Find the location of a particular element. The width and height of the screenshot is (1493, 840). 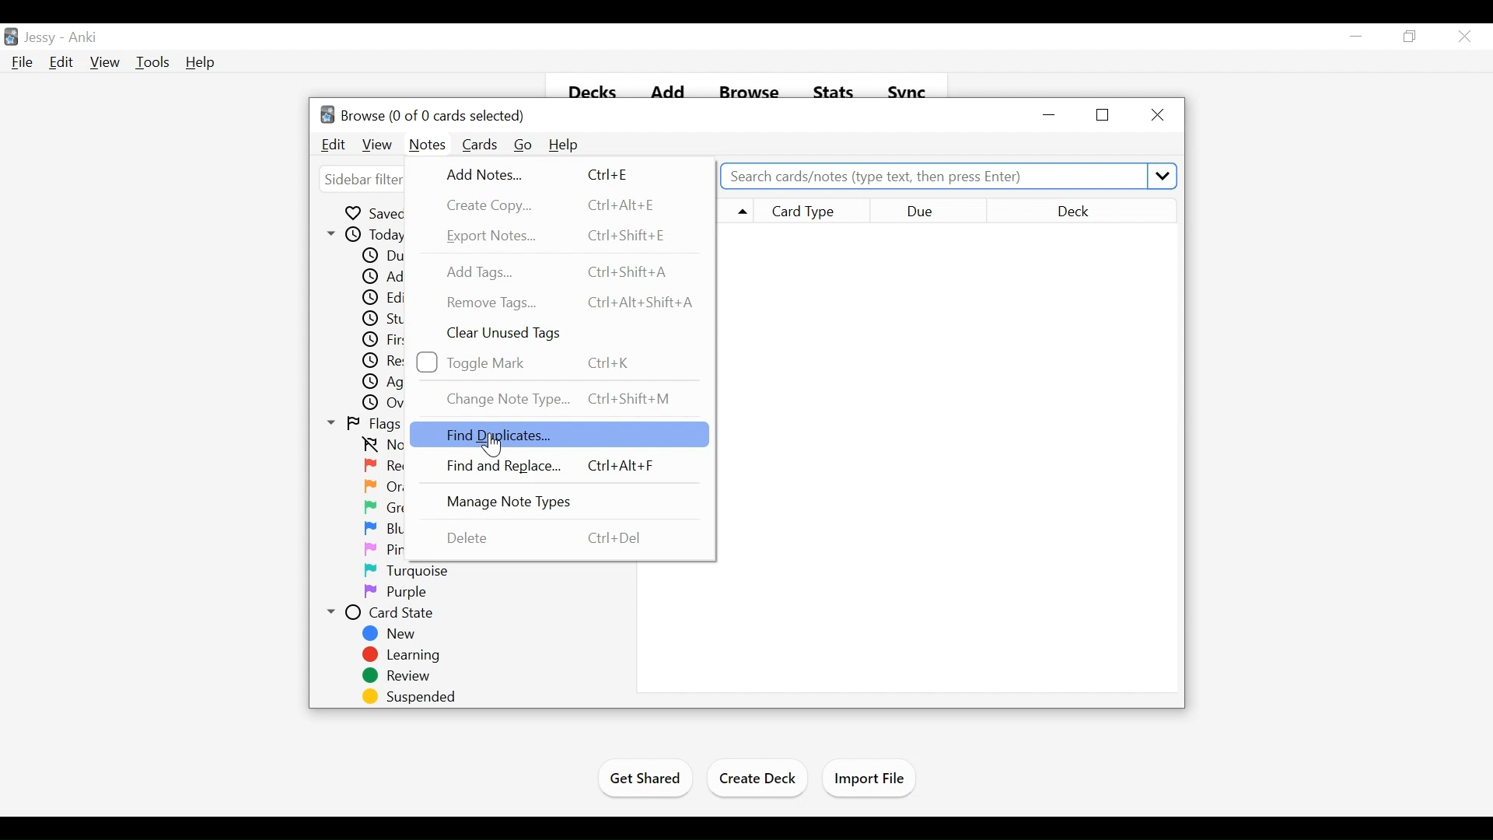

View is located at coordinates (105, 62).